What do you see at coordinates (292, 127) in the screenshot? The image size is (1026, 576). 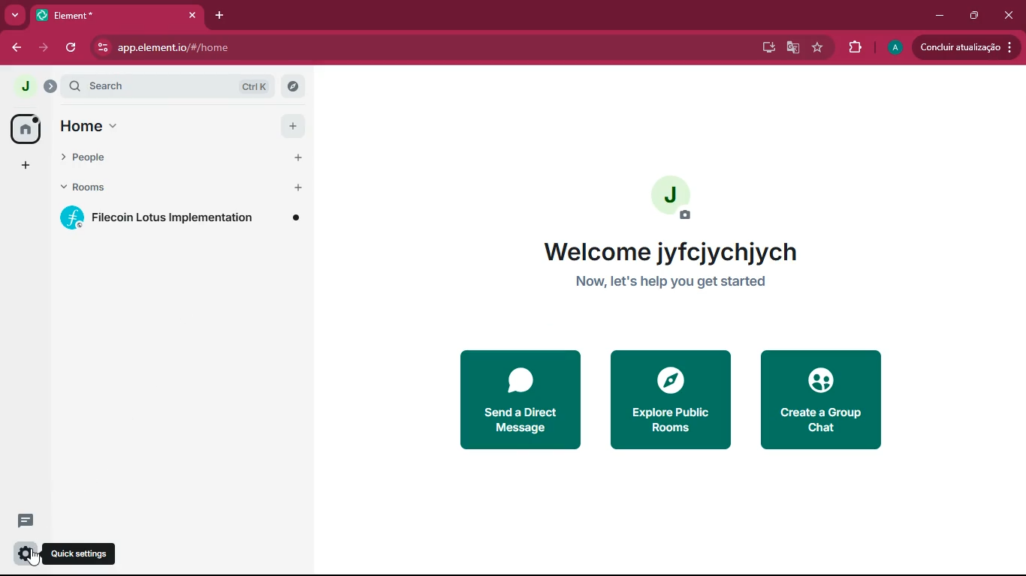 I see `add button` at bounding box center [292, 127].